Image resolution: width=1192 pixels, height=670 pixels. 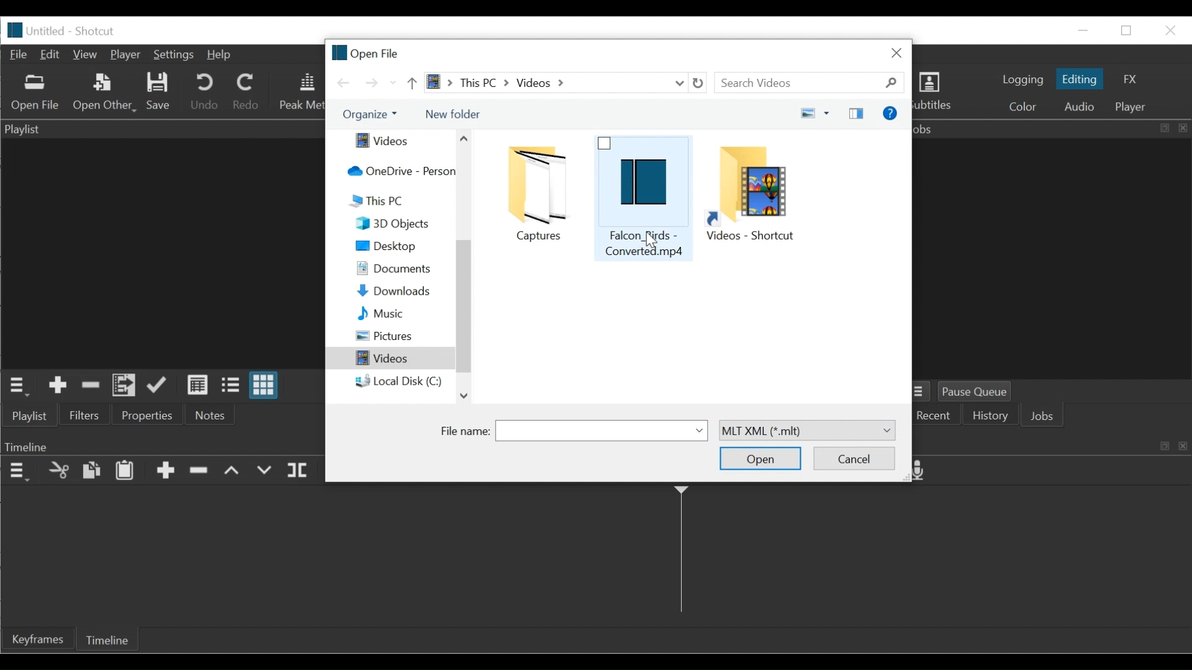 What do you see at coordinates (16, 30) in the screenshot?
I see `logo` at bounding box center [16, 30].